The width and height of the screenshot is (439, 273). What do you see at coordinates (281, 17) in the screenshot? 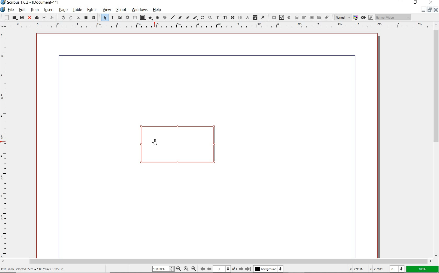
I see `pdf check box` at bounding box center [281, 17].